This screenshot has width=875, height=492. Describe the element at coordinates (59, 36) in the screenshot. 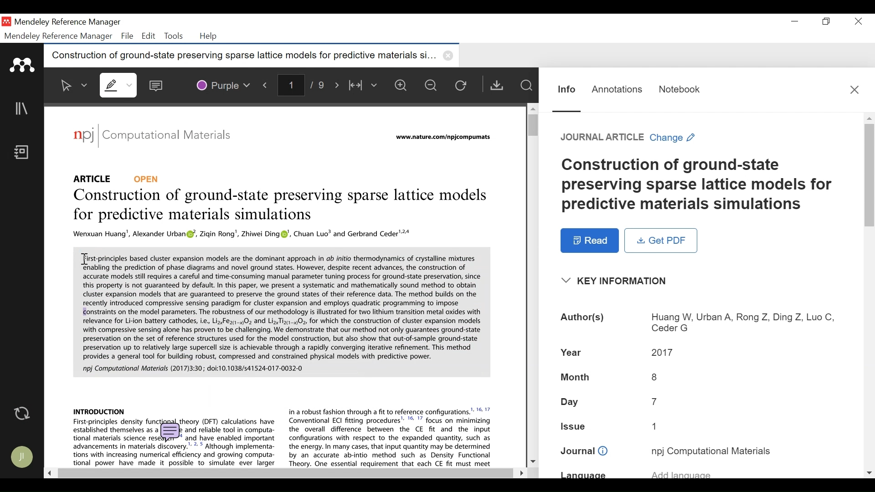

I see `Mendeley Reference Manager` at that location.